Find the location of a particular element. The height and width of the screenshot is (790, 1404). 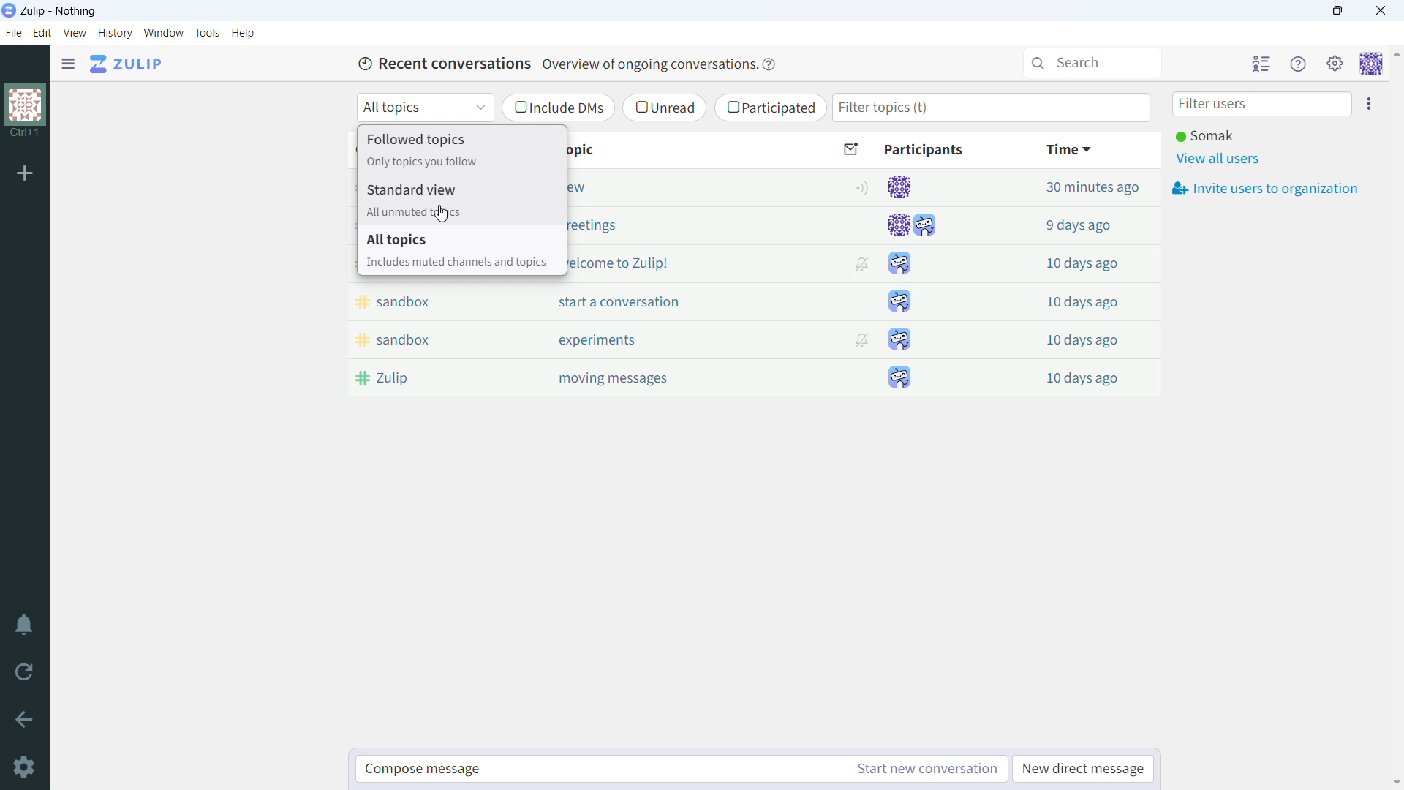

active user is located at coordinates (1204, 135).